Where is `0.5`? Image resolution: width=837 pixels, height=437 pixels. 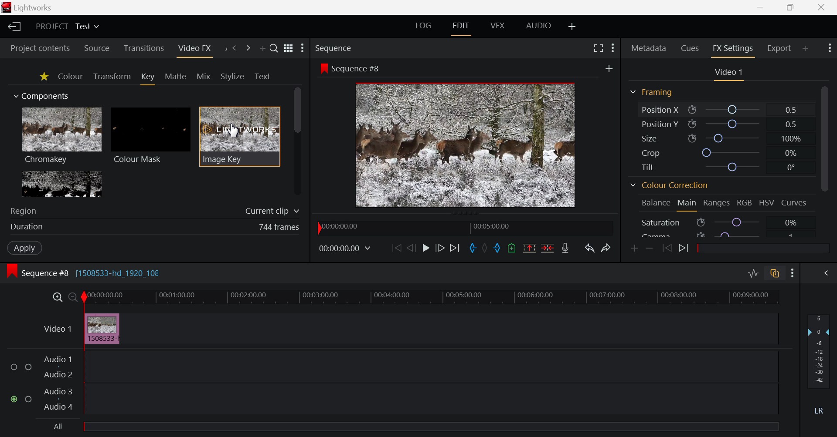
0.5 is located at coordinates (791, 110).